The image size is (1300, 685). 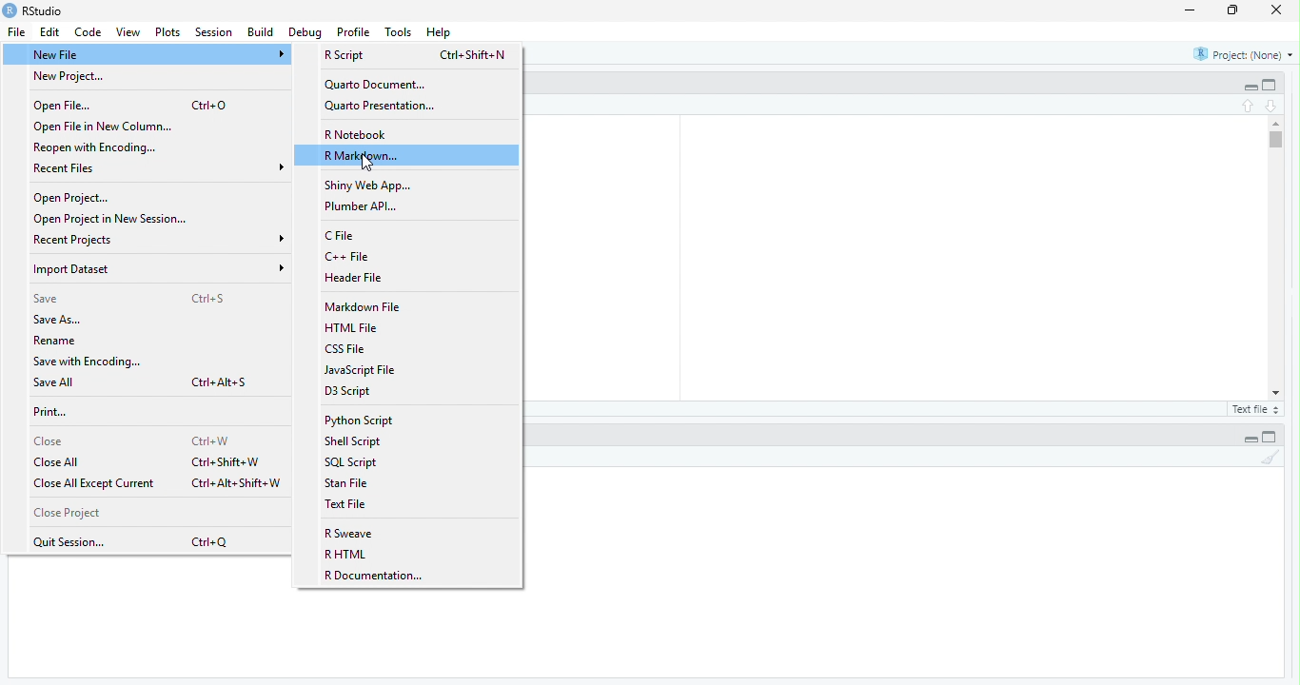 What do you see at coordinates (1192, 10) in the screenshot?
I see `minimise` at bounding box center [1192, 10].